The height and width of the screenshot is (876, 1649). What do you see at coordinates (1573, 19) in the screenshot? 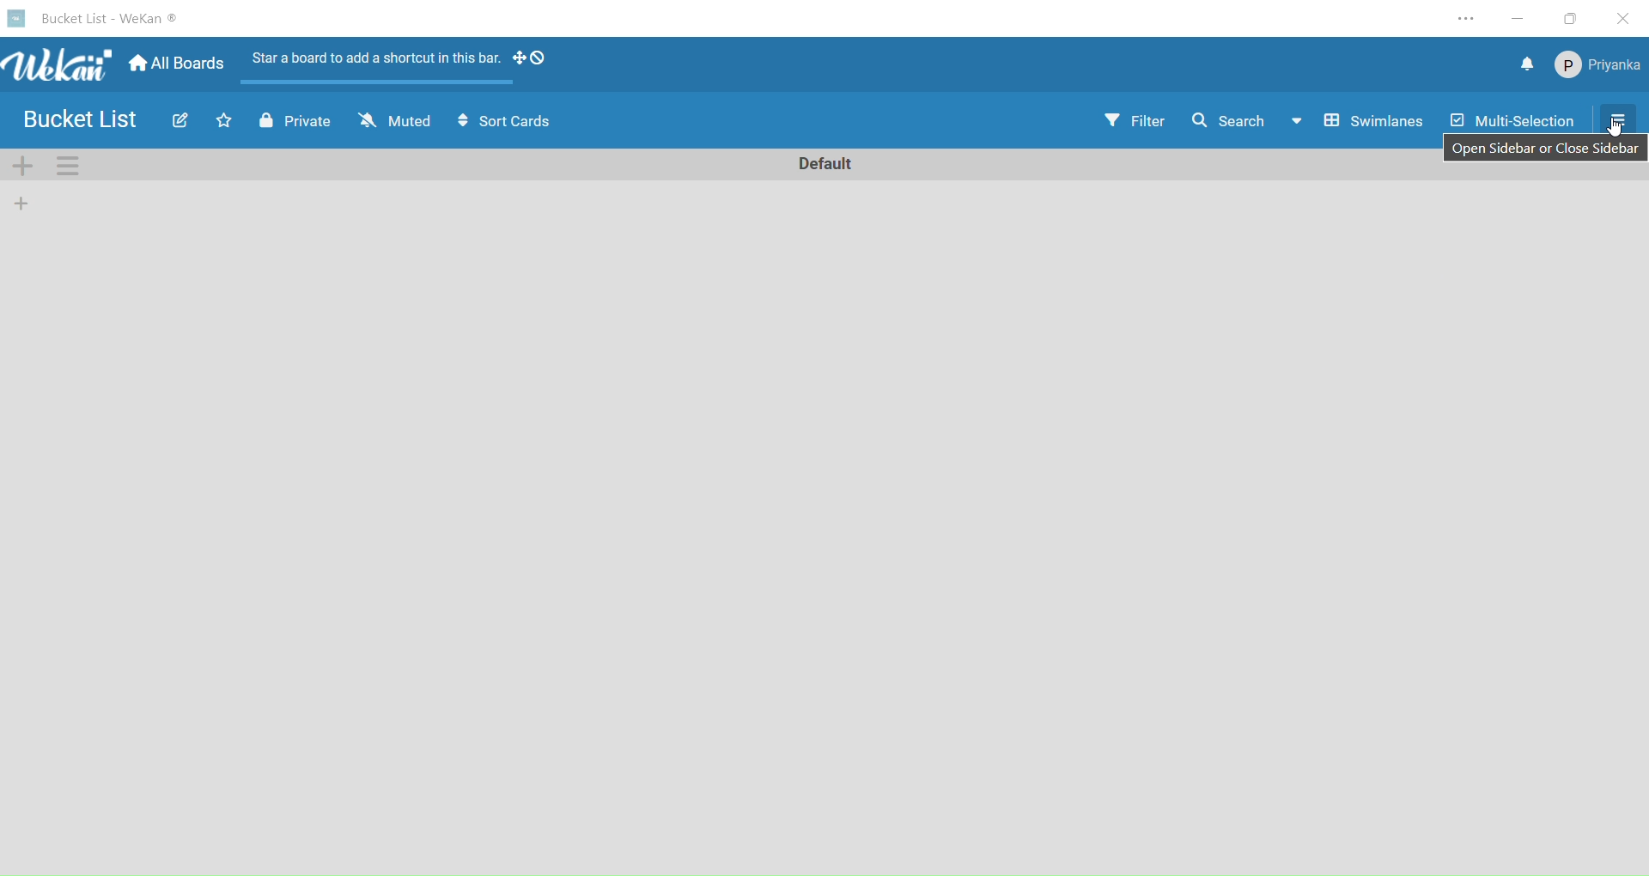
I see `maximize` at bounding box center [1573, 19].